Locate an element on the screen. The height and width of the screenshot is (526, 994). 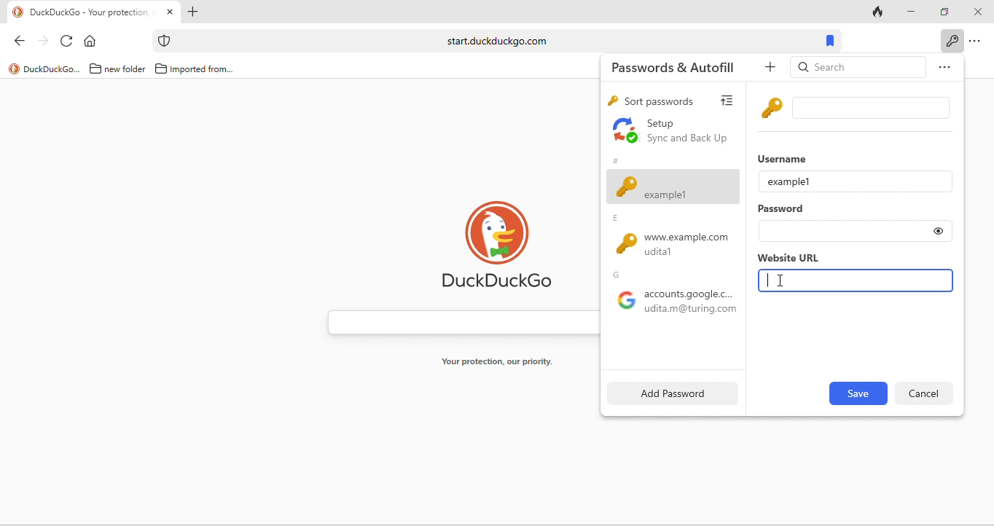
DuckDuckGo - Your protection is located at coordinates (94, 12).